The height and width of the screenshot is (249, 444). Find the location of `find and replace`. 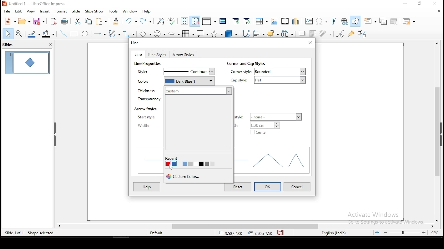

find and replace is located at coordinates (161, 20).